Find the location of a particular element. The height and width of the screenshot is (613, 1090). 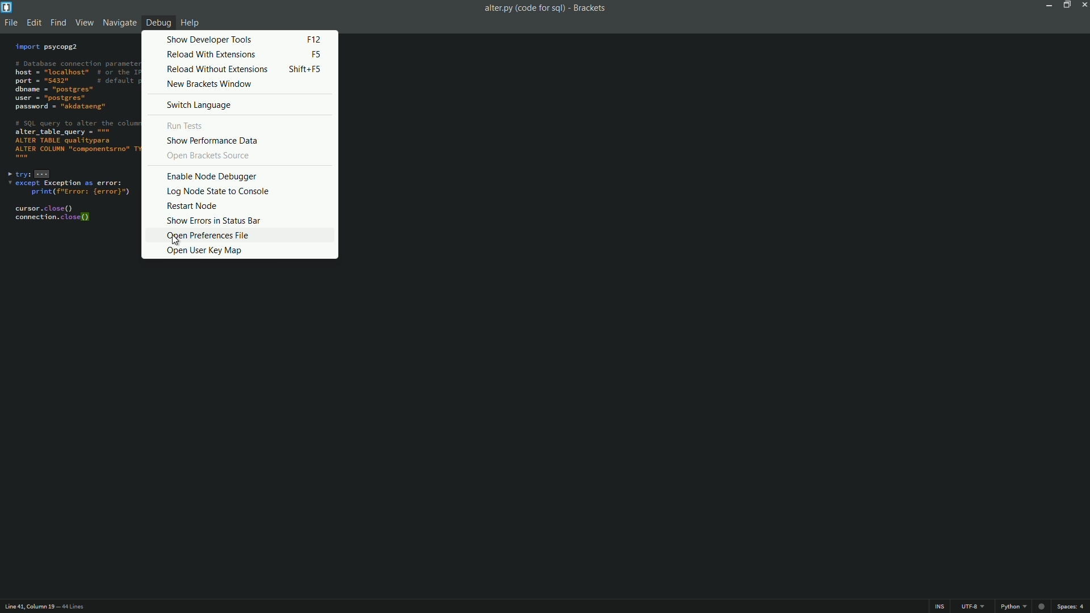

Python is located at coordinates (1014, 607).